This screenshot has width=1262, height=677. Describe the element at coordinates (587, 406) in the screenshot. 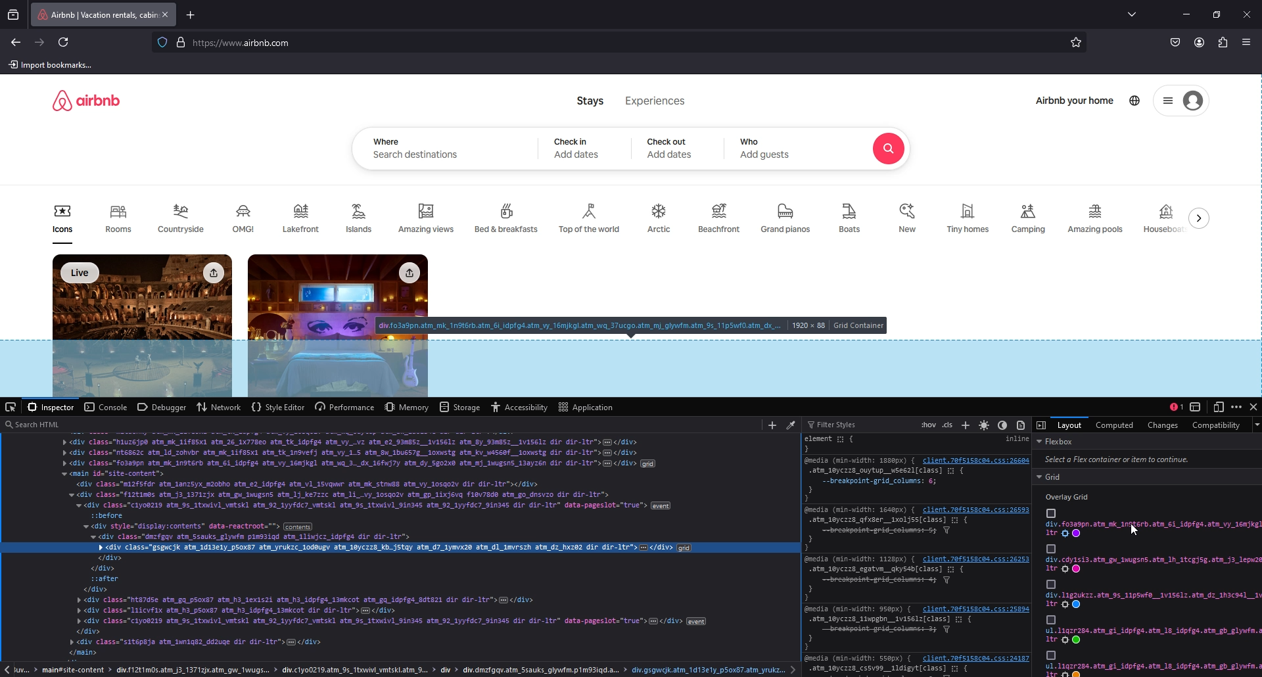

I see `application` at that location.